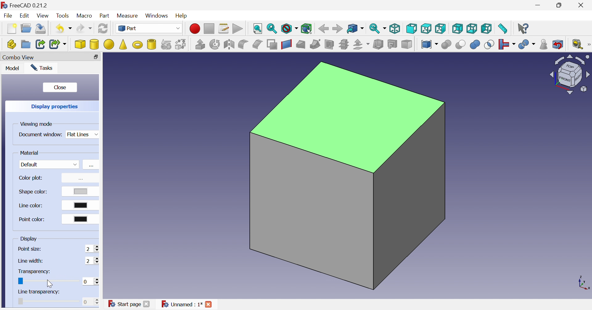  I want to click on Extrude, so click(200, 45).